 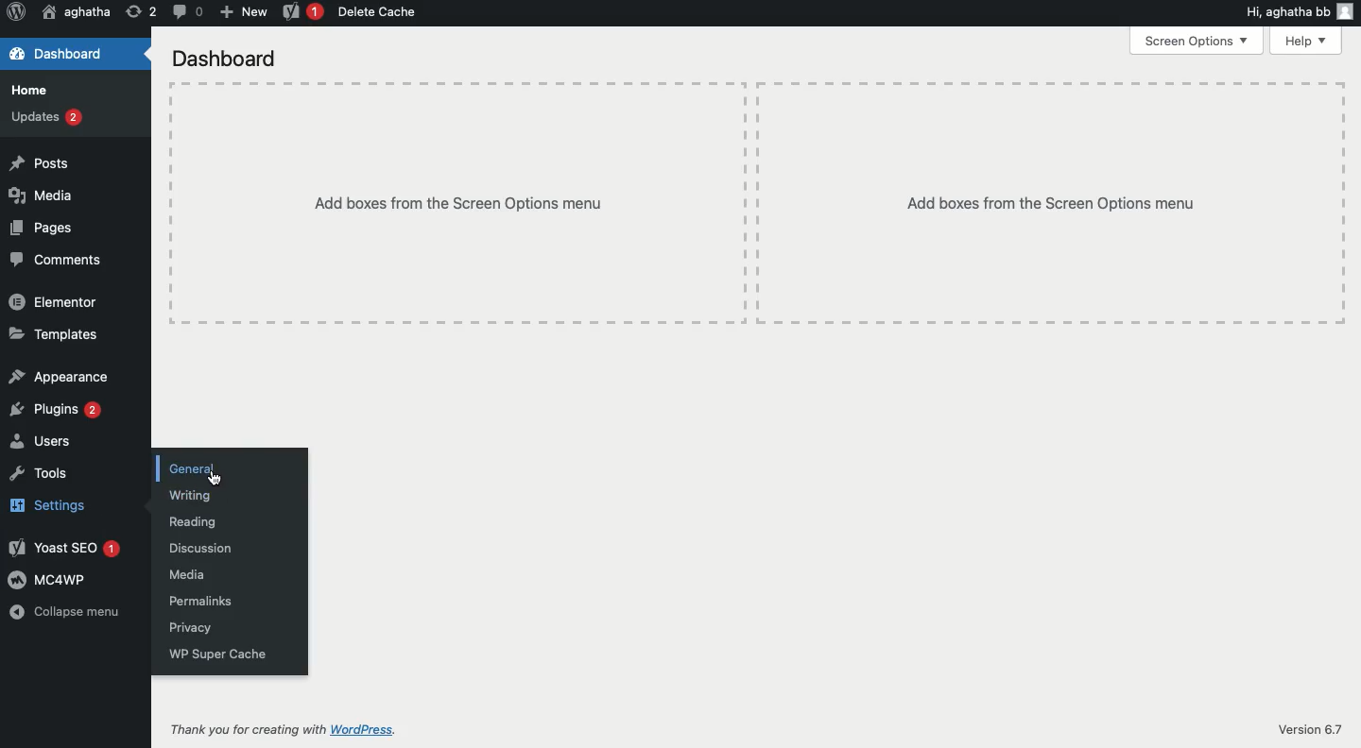 What do you see at coordinates (199, 603) in the screenshot?
I see `Permalinks` at bounding box center [199, 603].